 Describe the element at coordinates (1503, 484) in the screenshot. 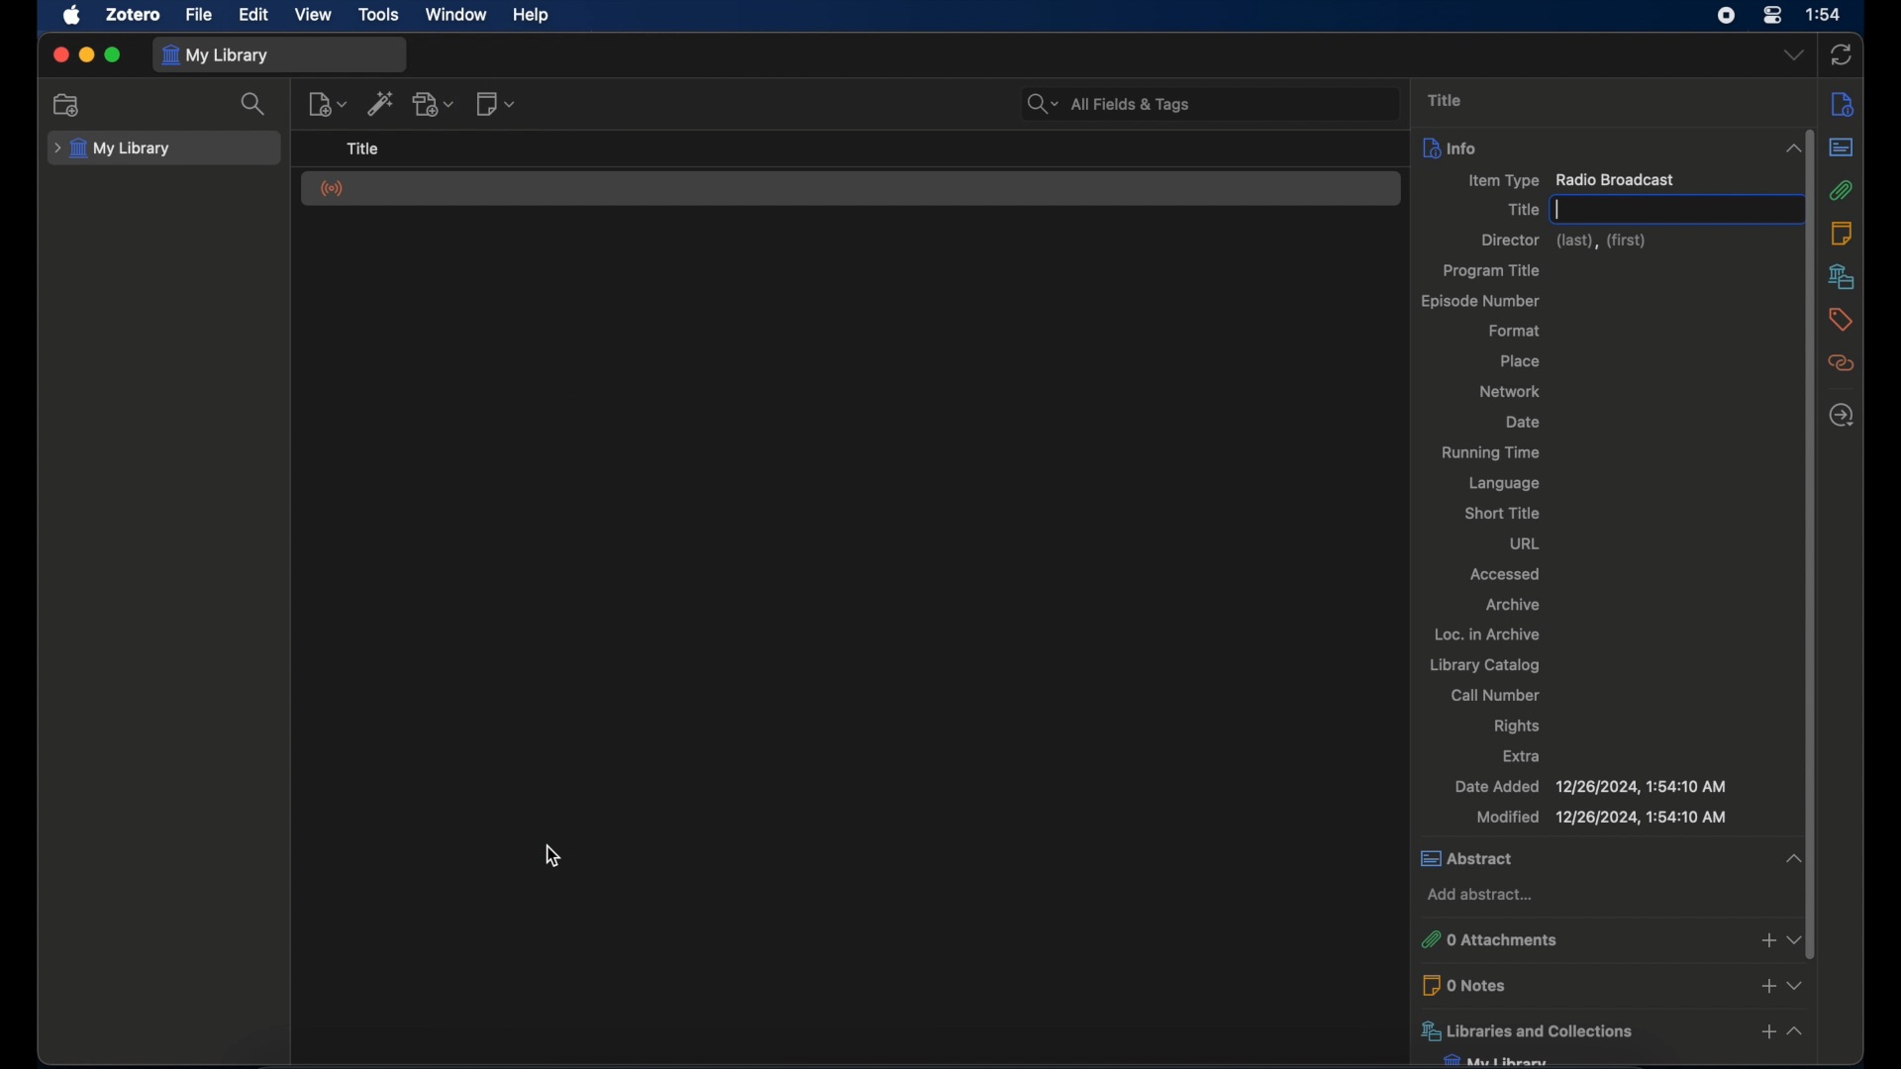

I see `language` at that location.